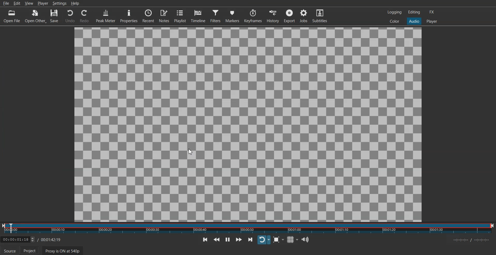 The height and width of the screenshot is (255, 496). What do you see at coordinates (306, 239) in the screenshot?
I see `Show the volume control` at bounding box center [306, 239].